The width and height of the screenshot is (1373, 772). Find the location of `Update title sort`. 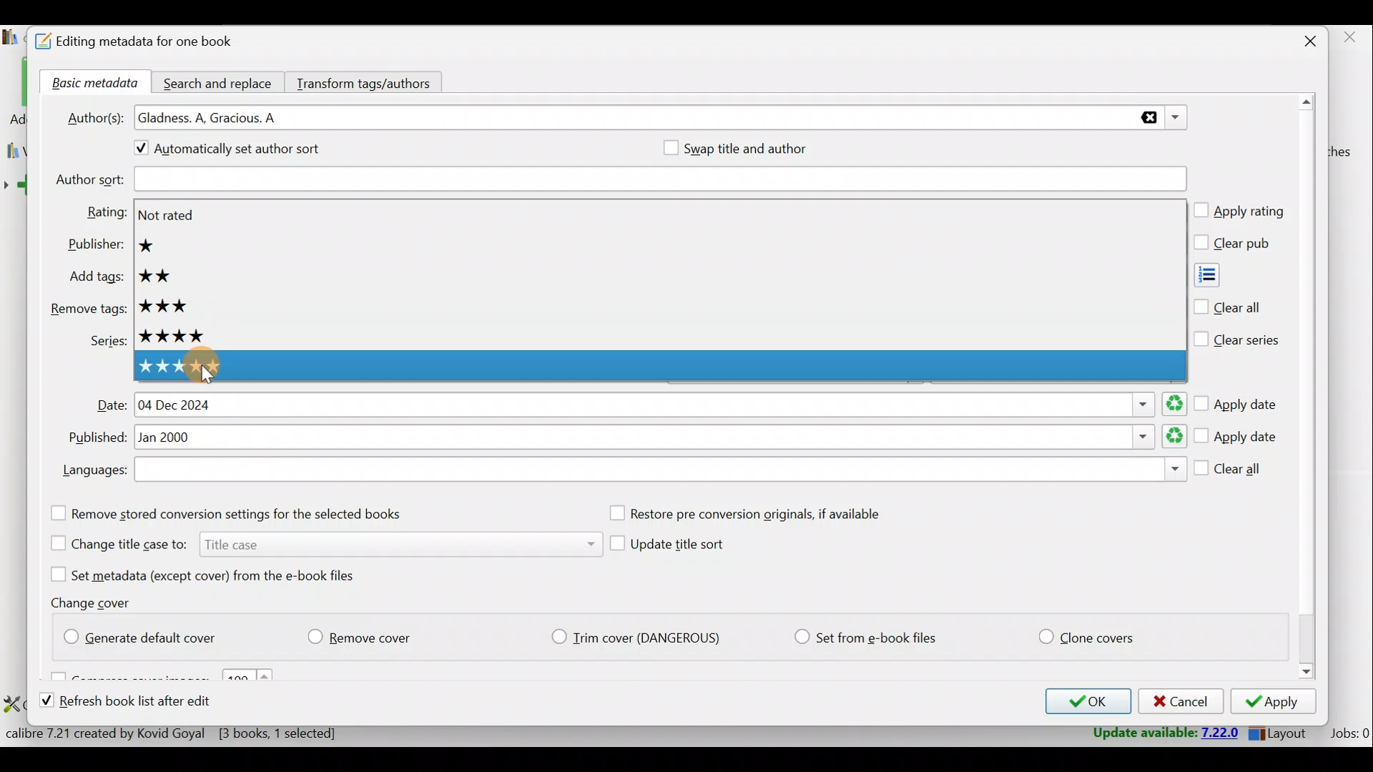

Update title sort is located at coordinates (681, 547).